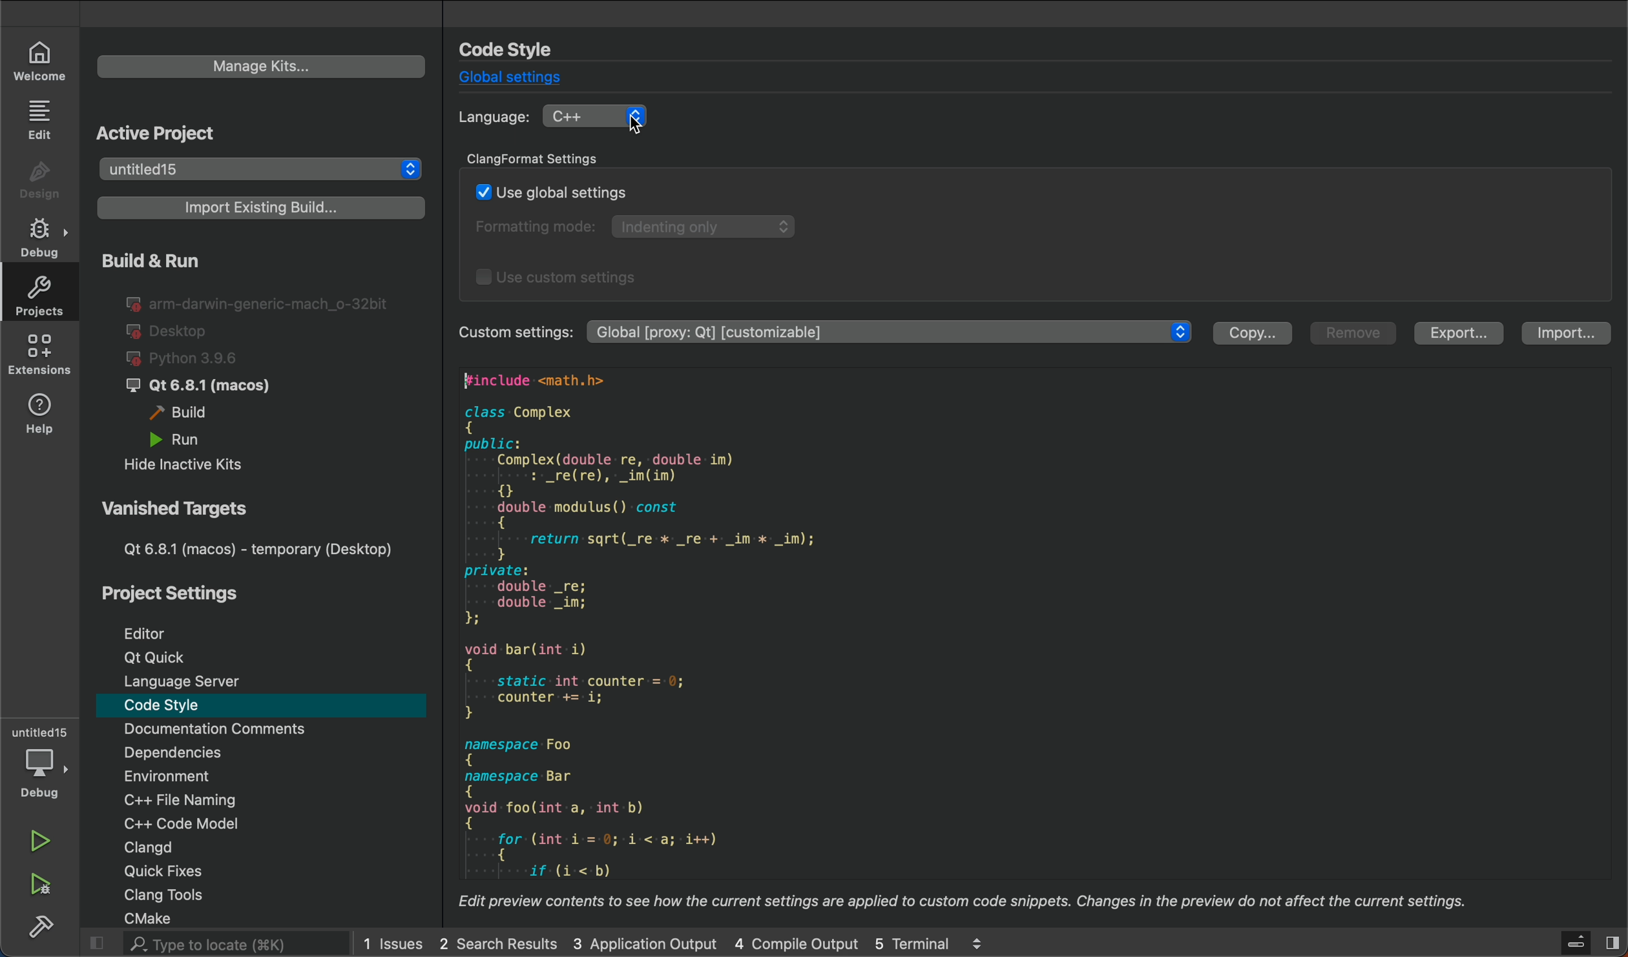  I want to click on manage kit, so click(262, 66).